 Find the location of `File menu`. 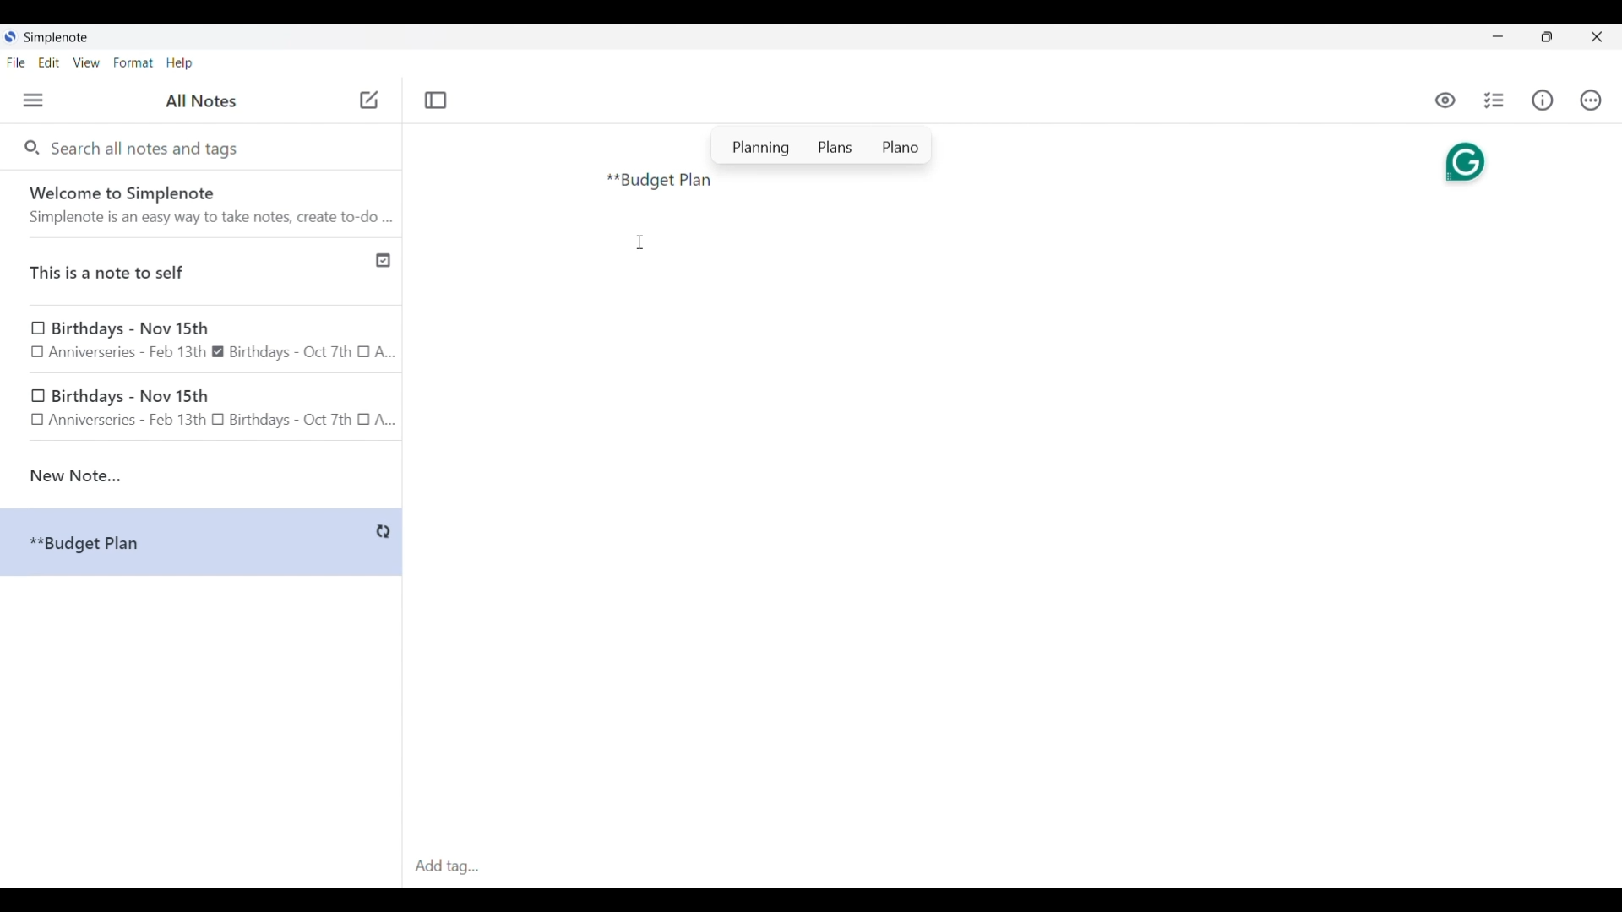

File menu is located at coordinates (16, 62).